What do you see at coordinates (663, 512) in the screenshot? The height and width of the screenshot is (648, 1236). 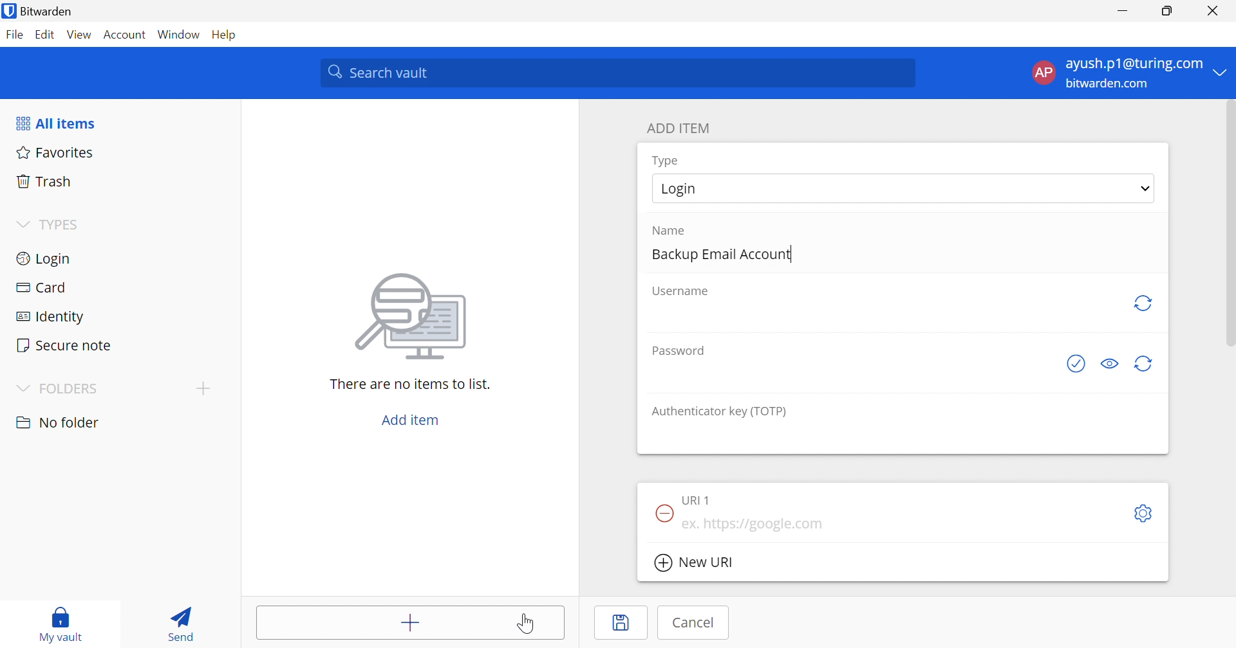 I see `Remove` at bounding box center [663, 512].